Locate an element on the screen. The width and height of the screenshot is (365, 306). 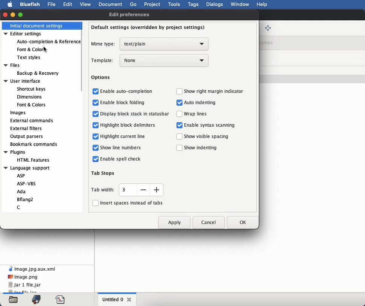
options is located at coordinates (101, 78).